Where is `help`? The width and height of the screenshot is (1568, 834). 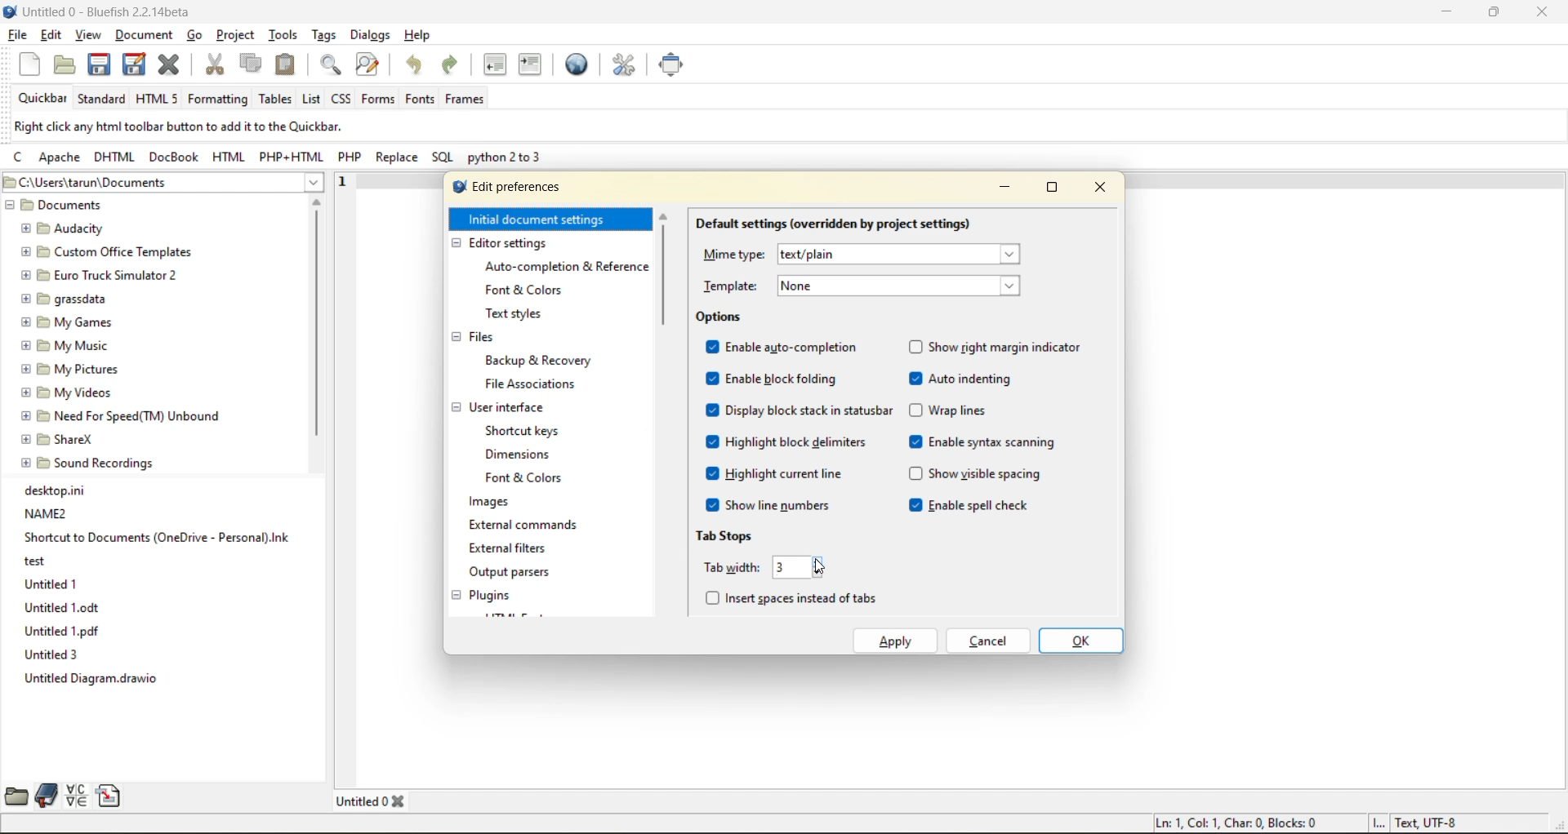 help is located at coordinates (417, 34).